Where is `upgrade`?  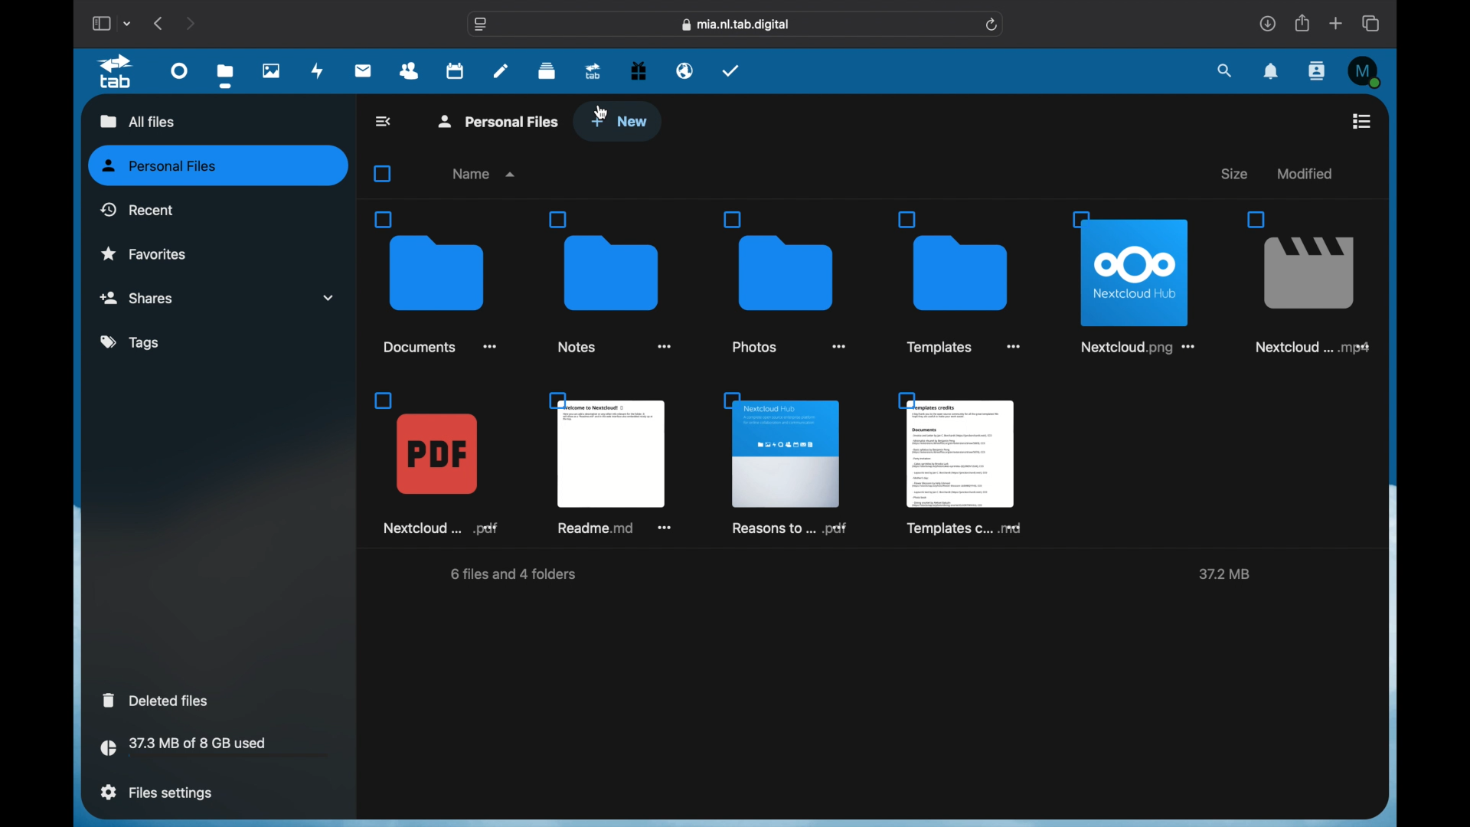
upgrade is located at coordinates (593, 70).